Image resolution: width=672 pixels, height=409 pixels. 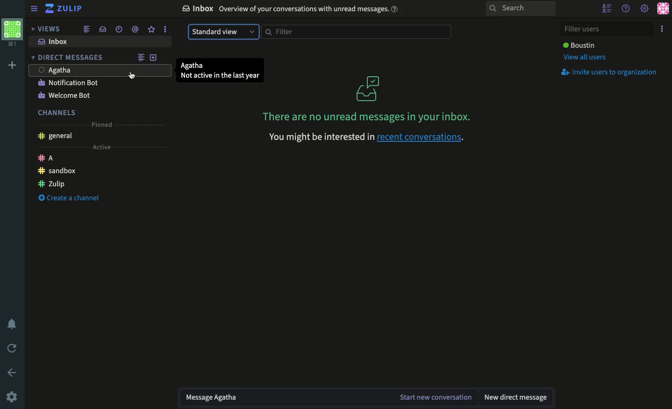 What do you see at coordinates (70, 57) in the screenshot?
I see `DM` at bounding box center [70, 57].